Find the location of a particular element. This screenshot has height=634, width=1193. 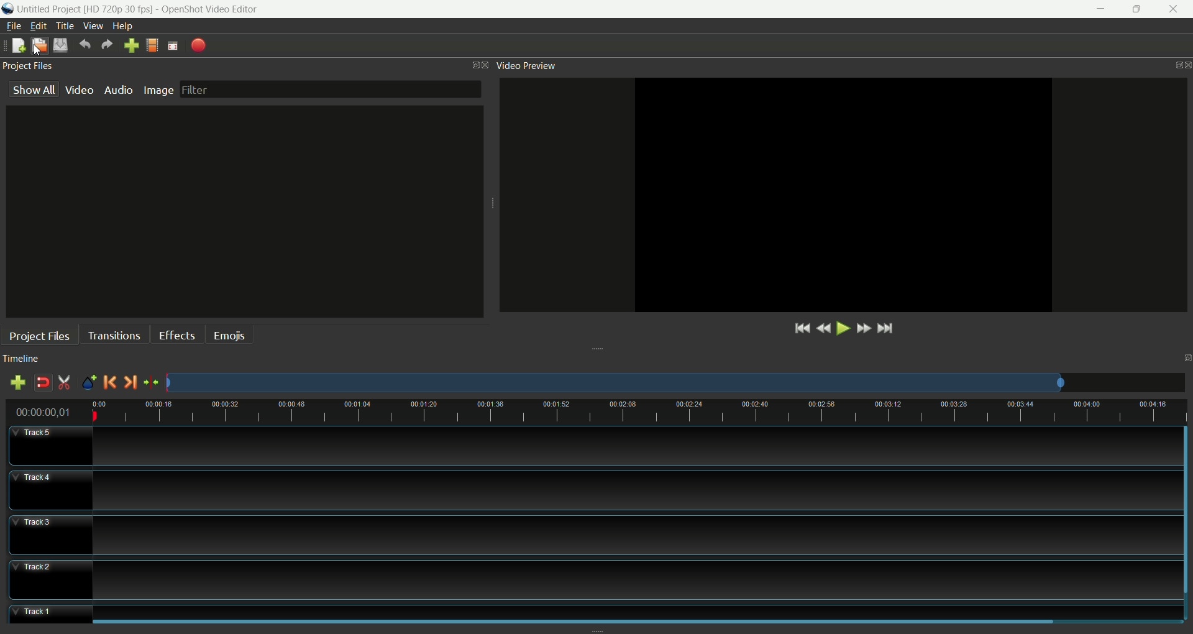

scrollbar is located at coordinates (1186, 505).